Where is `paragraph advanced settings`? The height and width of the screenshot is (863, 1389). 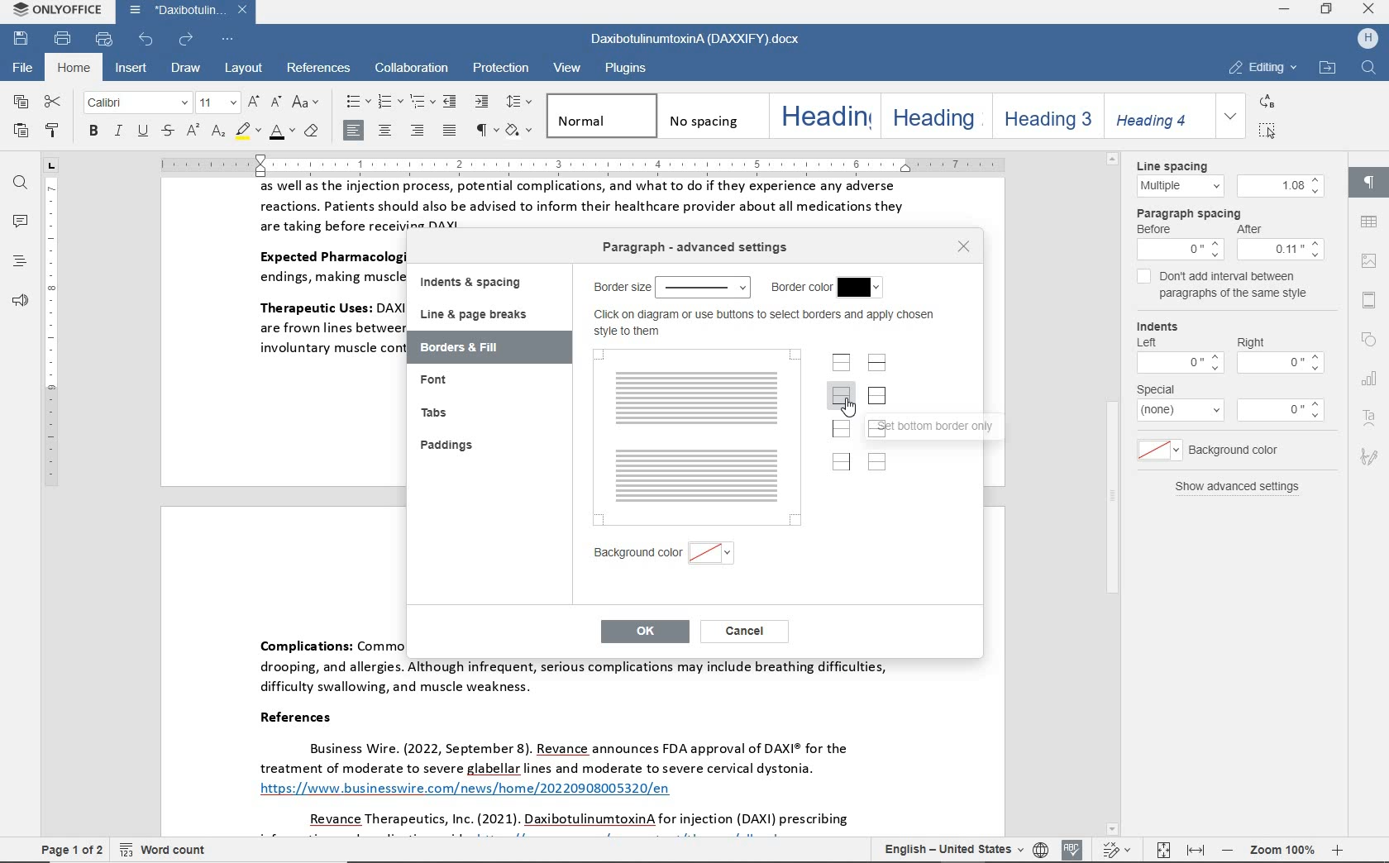
paragraph advanced settings is located at coordinates (692, 246).